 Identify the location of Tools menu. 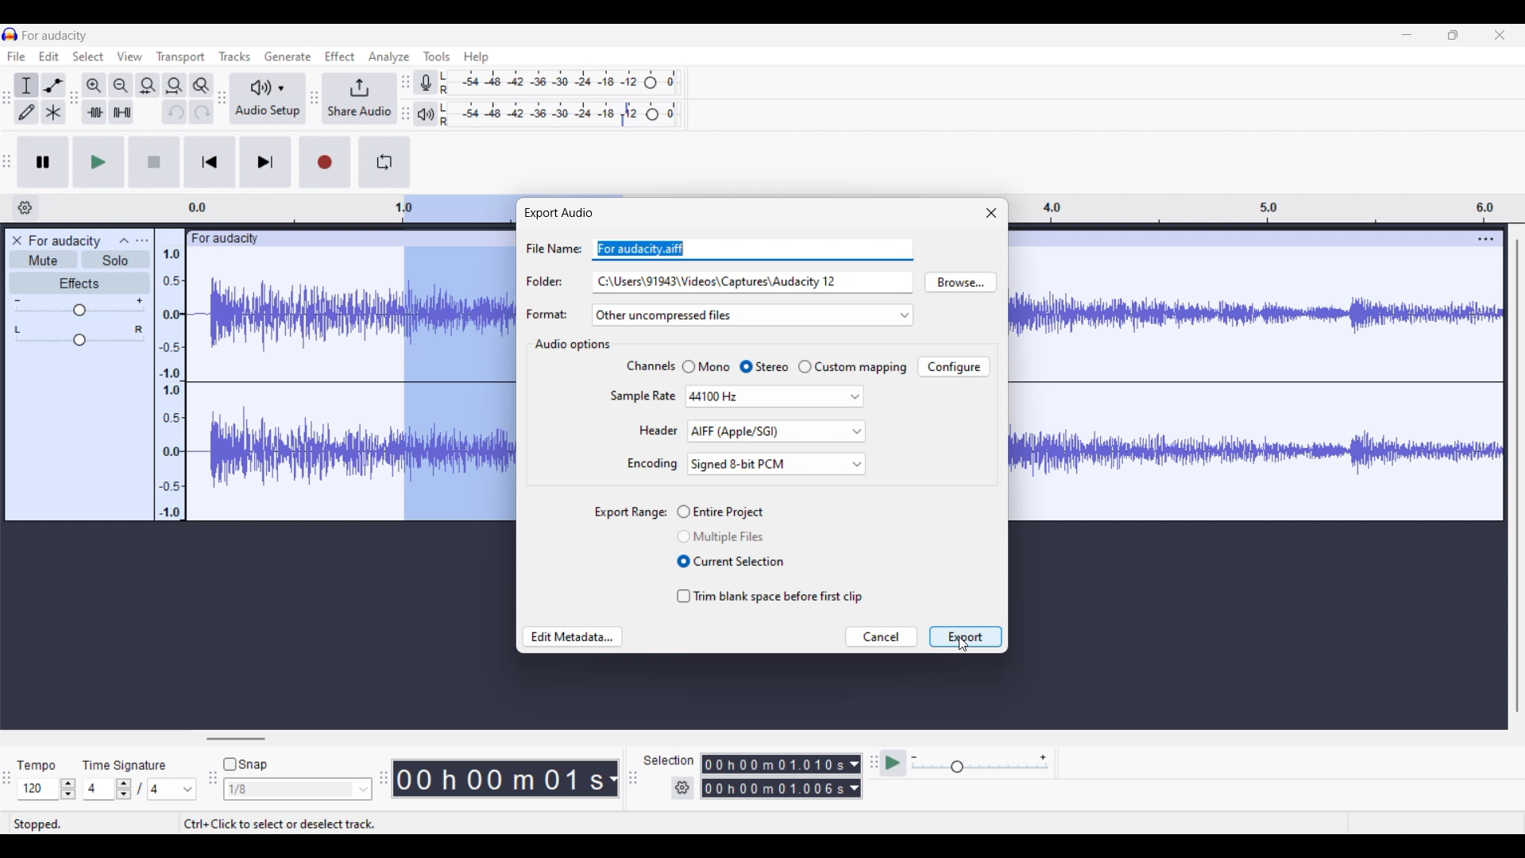
(437, 56).